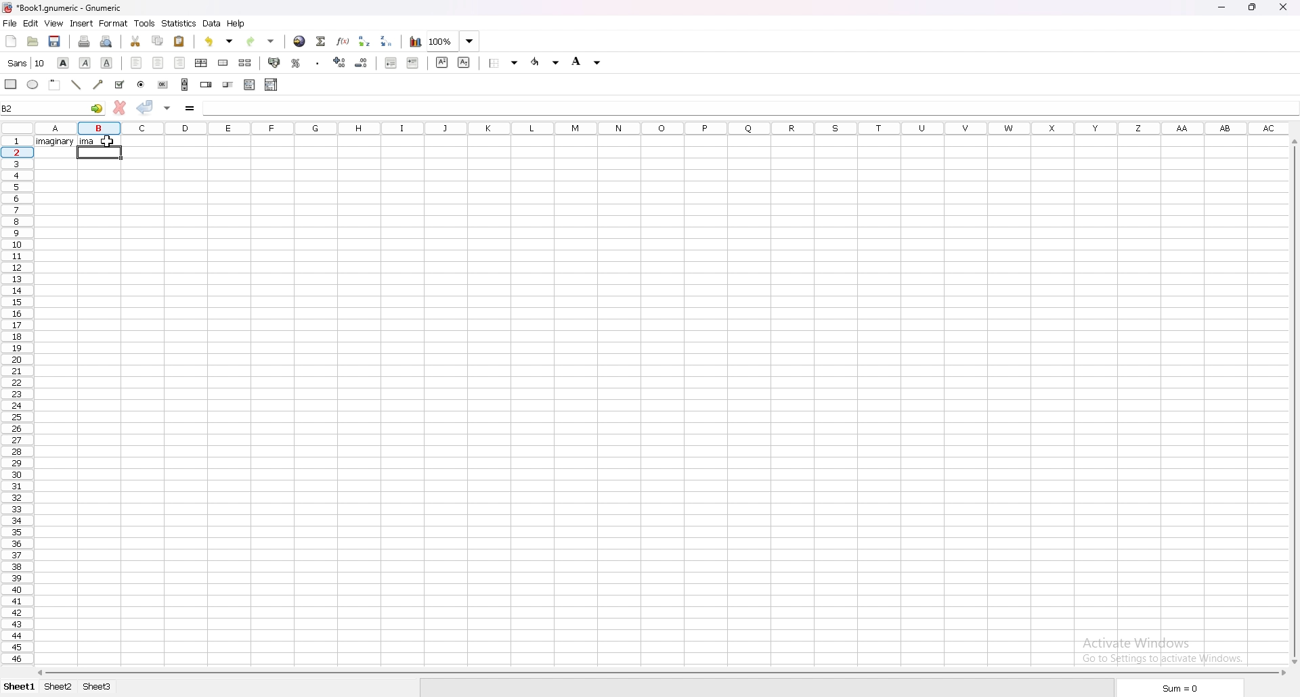 The width and height of the screenshot is (1300, 697). What do you see at coordinates (88, 141) in the screenshot?
I see `output` at bounding box center [88, 141].